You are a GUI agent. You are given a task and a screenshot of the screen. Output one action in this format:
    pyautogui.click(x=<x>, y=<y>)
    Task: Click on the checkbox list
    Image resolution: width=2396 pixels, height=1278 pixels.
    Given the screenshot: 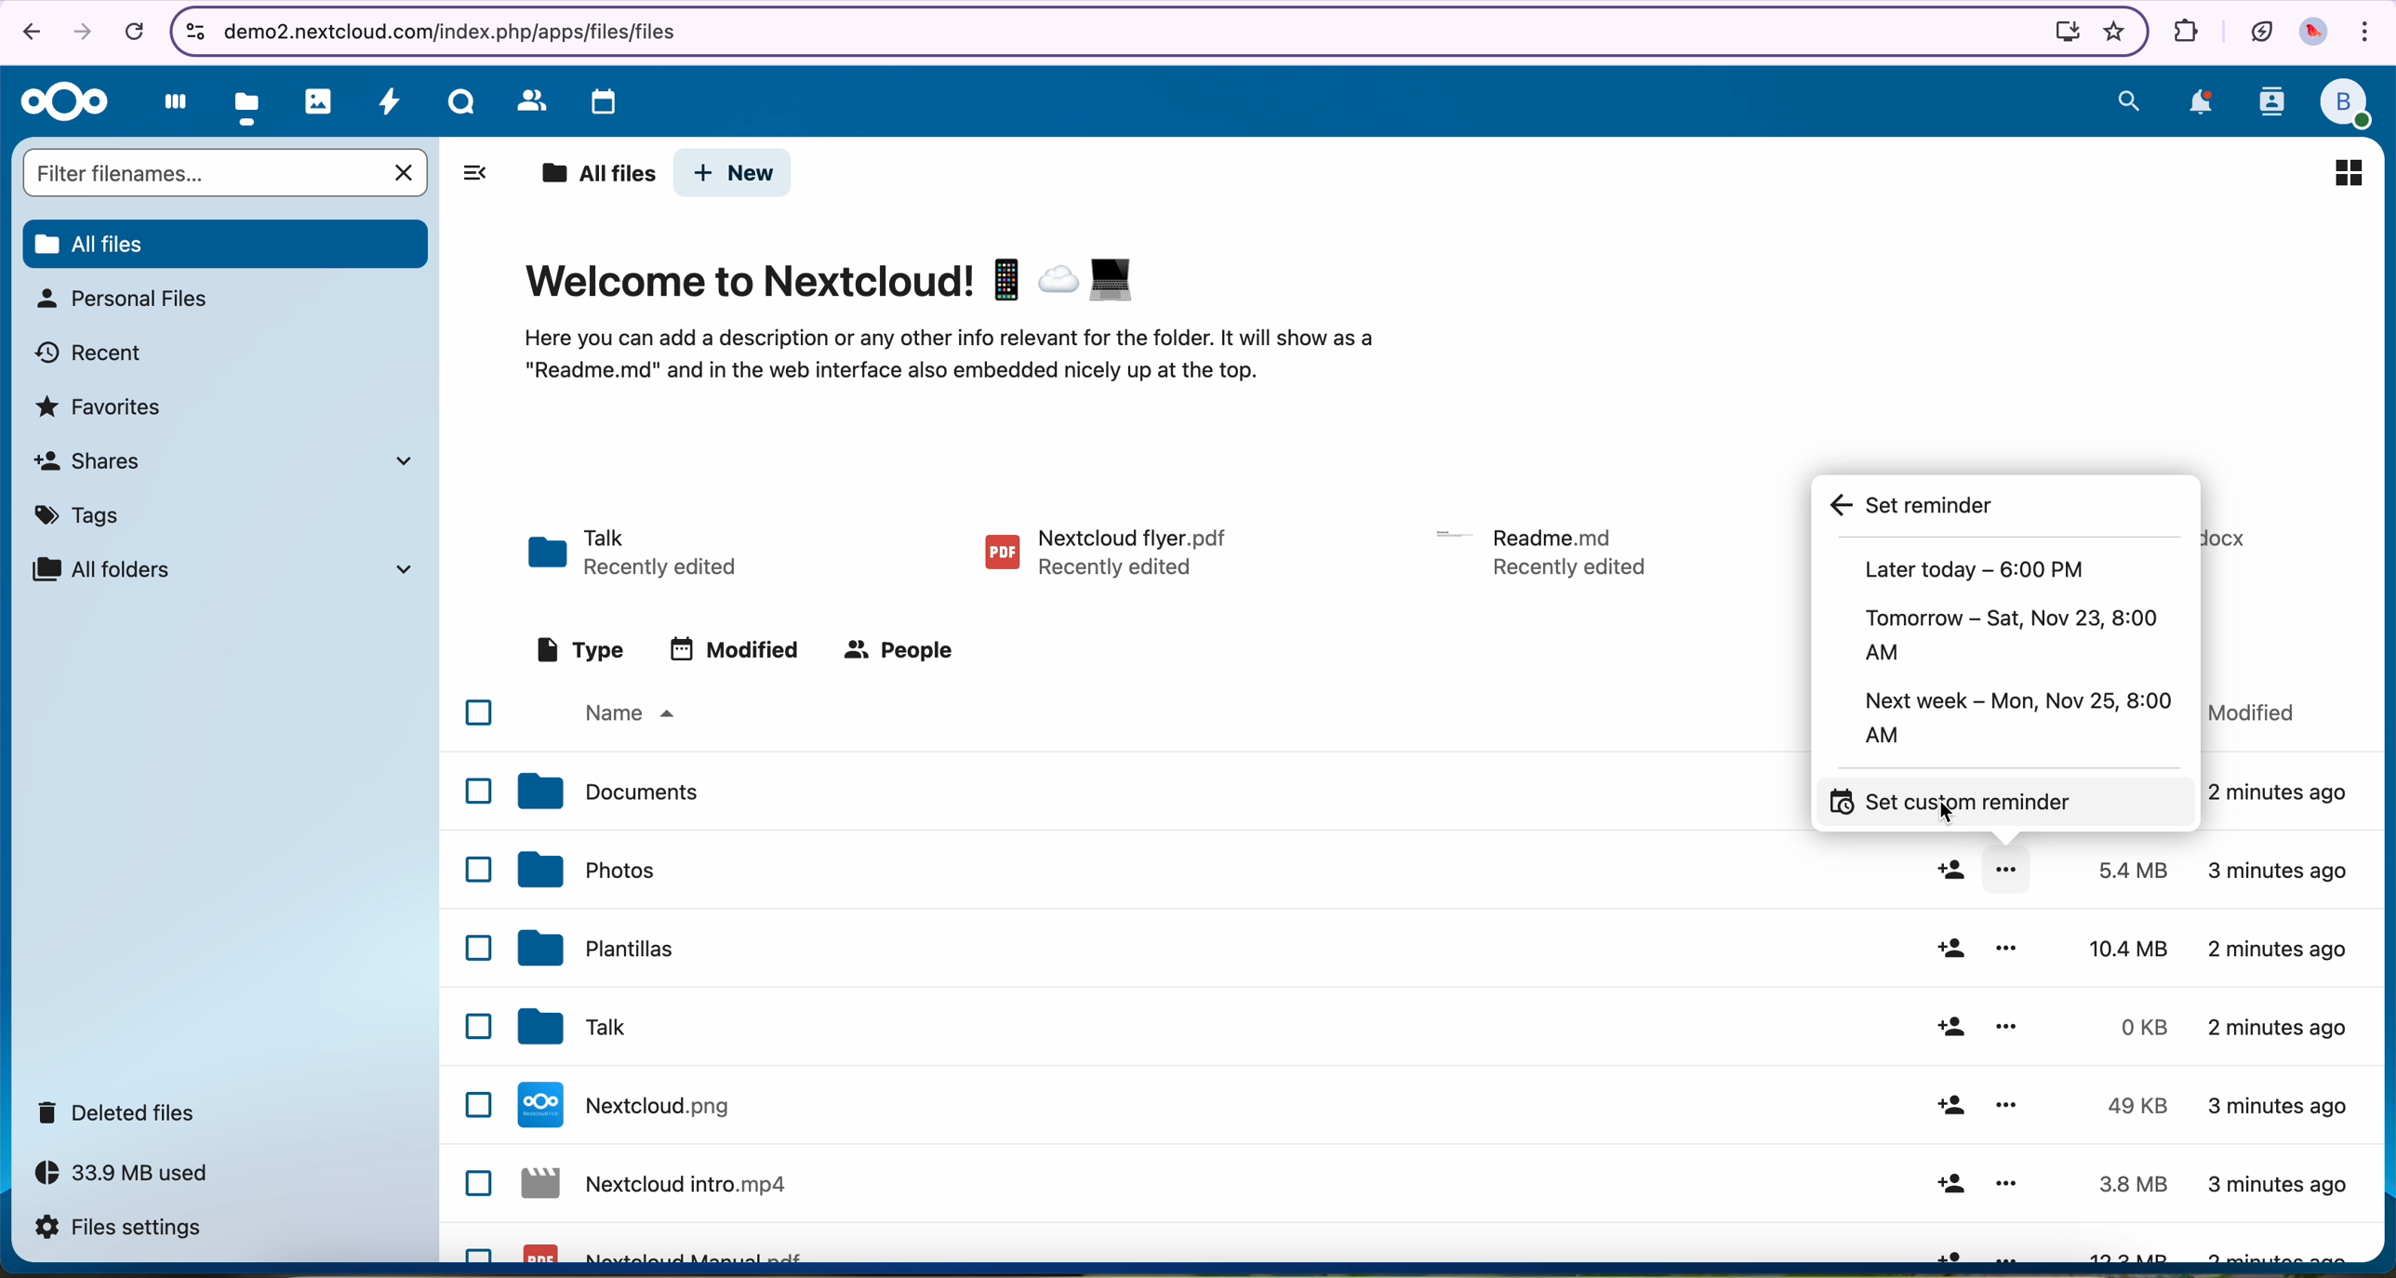 What is the action you would take?
    pyautogui.click(x=472, y=974)
    